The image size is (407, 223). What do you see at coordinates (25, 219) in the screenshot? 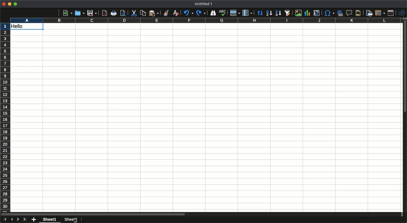
I see `Last sheet` at bounding box center [25, 219].